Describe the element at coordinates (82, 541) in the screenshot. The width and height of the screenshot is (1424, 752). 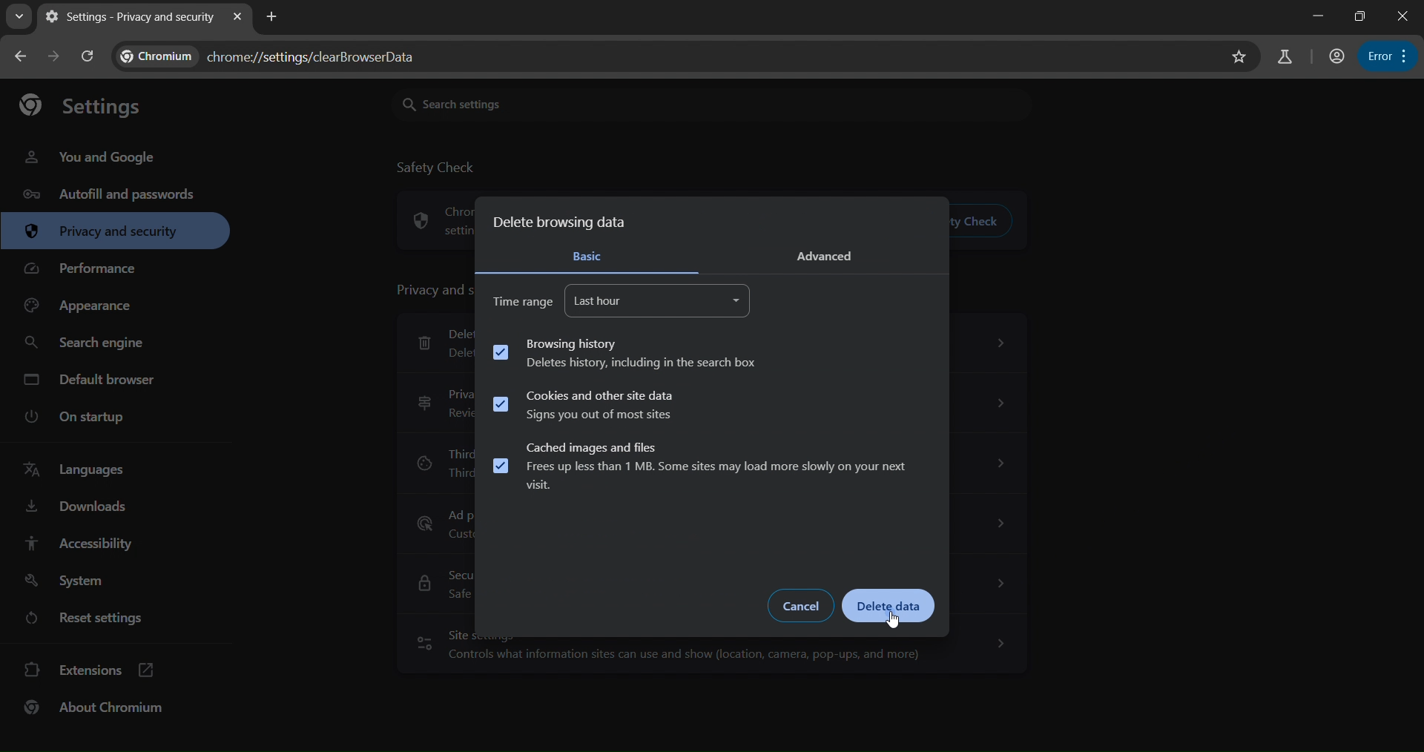
I see `accessibility` at that location.